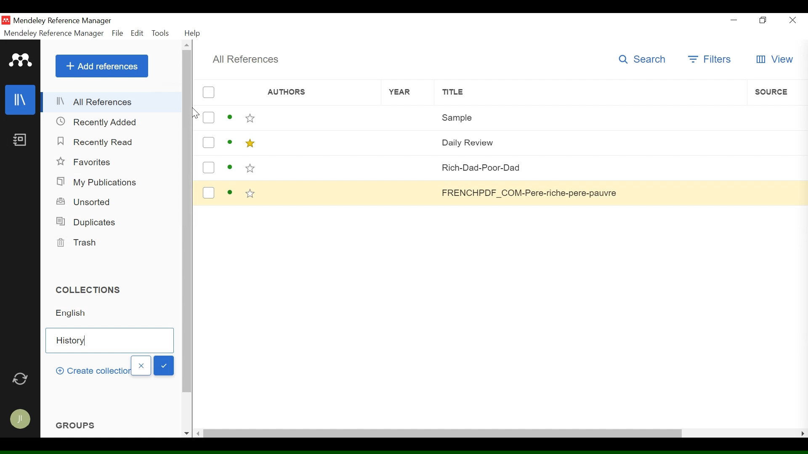 The height and width of the screenshot is (454, 808). Describe the element at coordinates (7, 20) in the screenshot. I see `Mendeley Desktop Icon` at that location.